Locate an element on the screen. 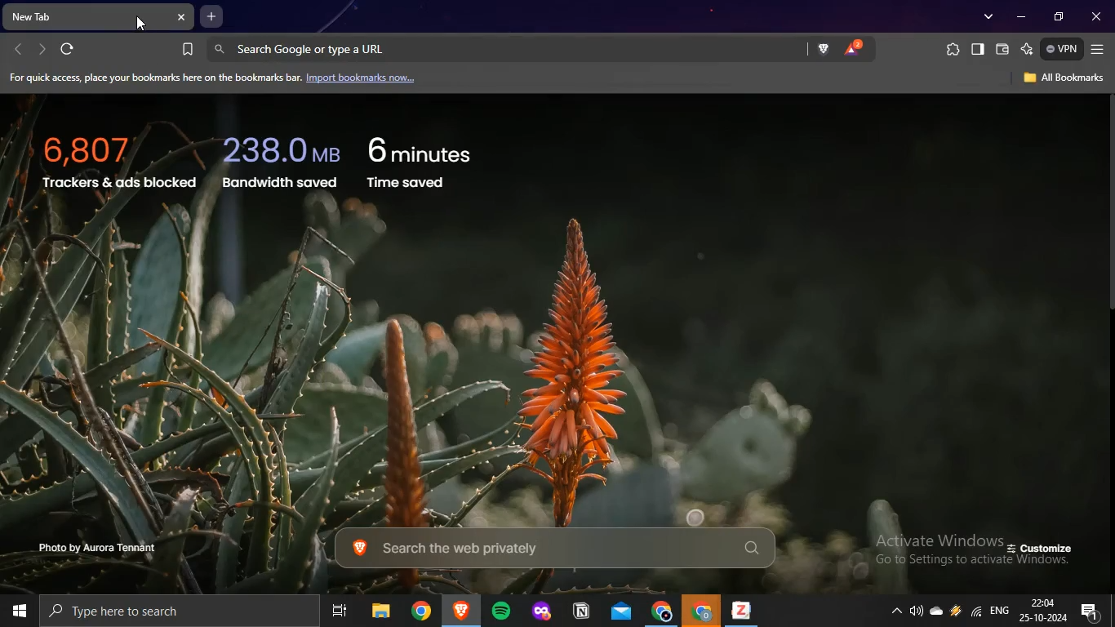 The image size is (1115, 627). spotify is located at coordinates (501, 611).